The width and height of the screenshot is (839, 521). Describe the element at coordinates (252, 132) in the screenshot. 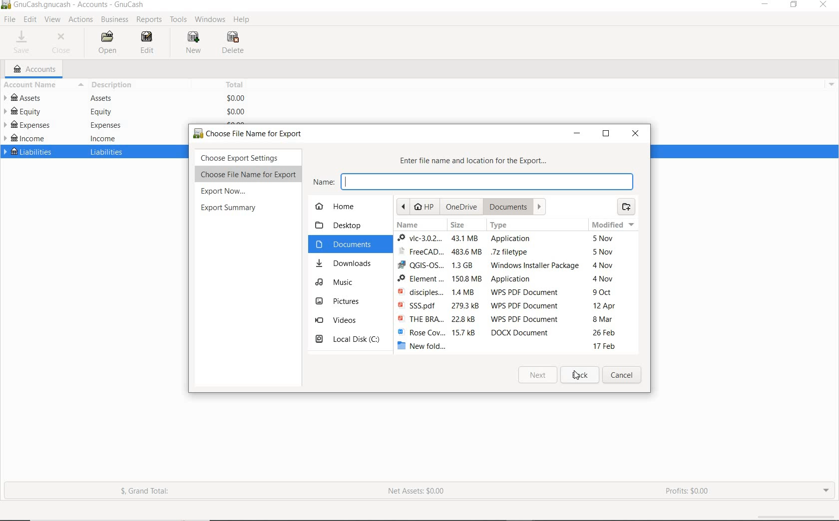

I see `choose file name for export` at that location.